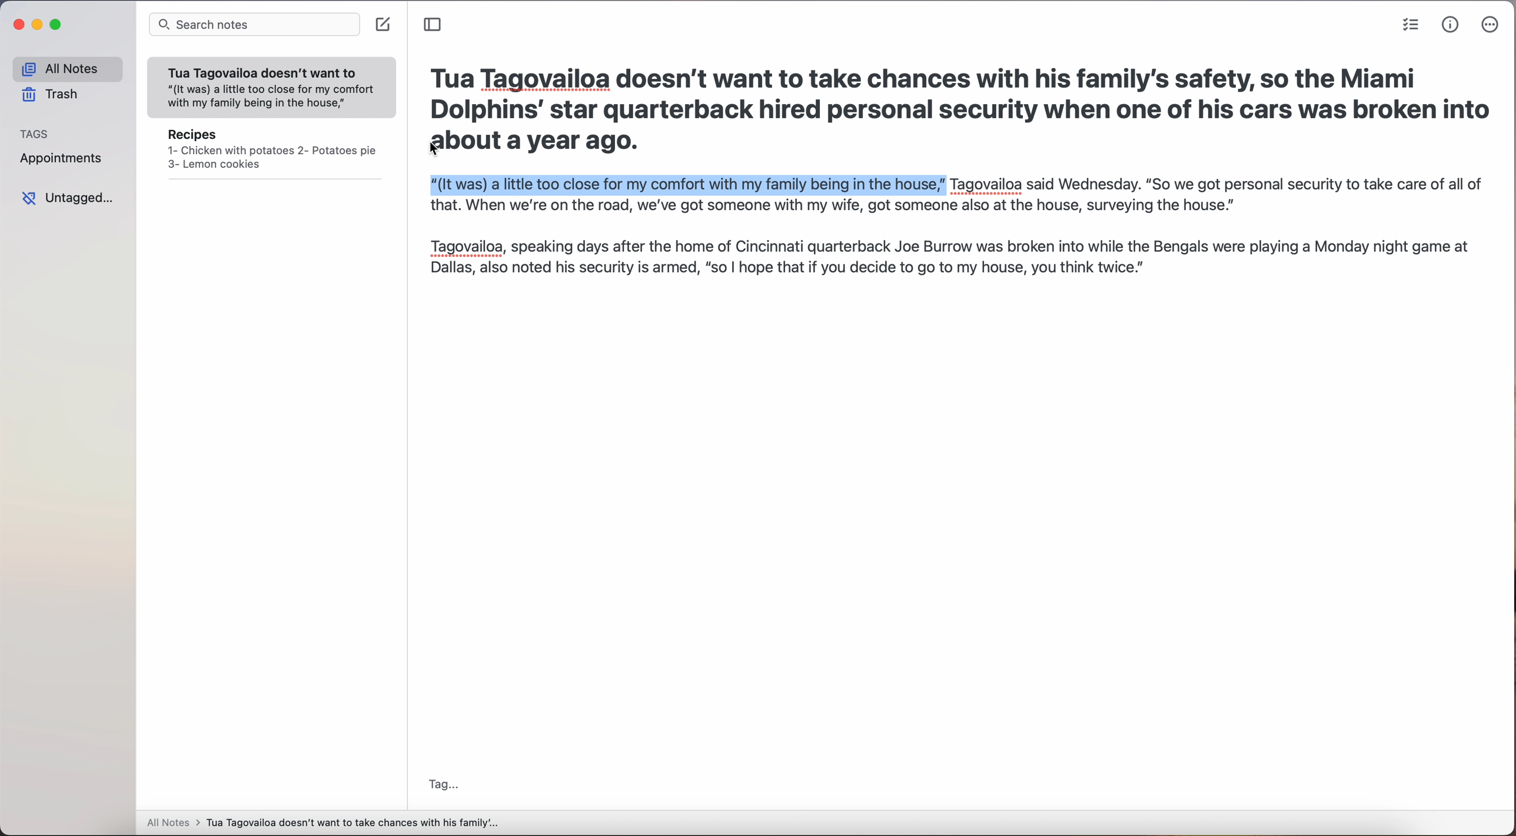 This screenshot has width=1516, height=836. I want to click on Appointments tags, so click(62, 157).